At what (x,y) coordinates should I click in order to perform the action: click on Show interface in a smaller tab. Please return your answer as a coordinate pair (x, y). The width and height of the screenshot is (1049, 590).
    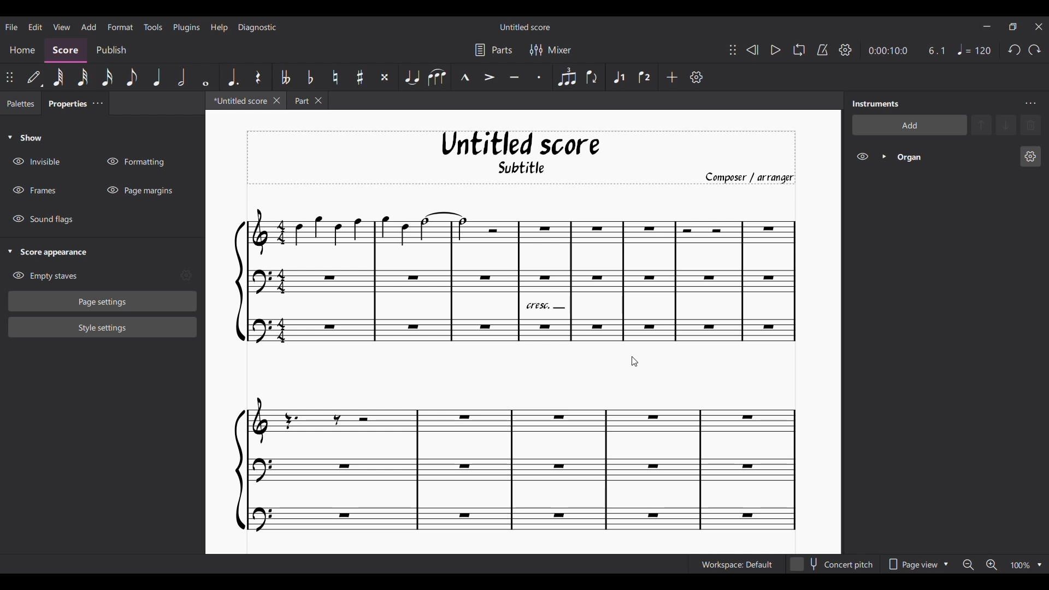
    Looking at the image, I should click on (1013, 27).